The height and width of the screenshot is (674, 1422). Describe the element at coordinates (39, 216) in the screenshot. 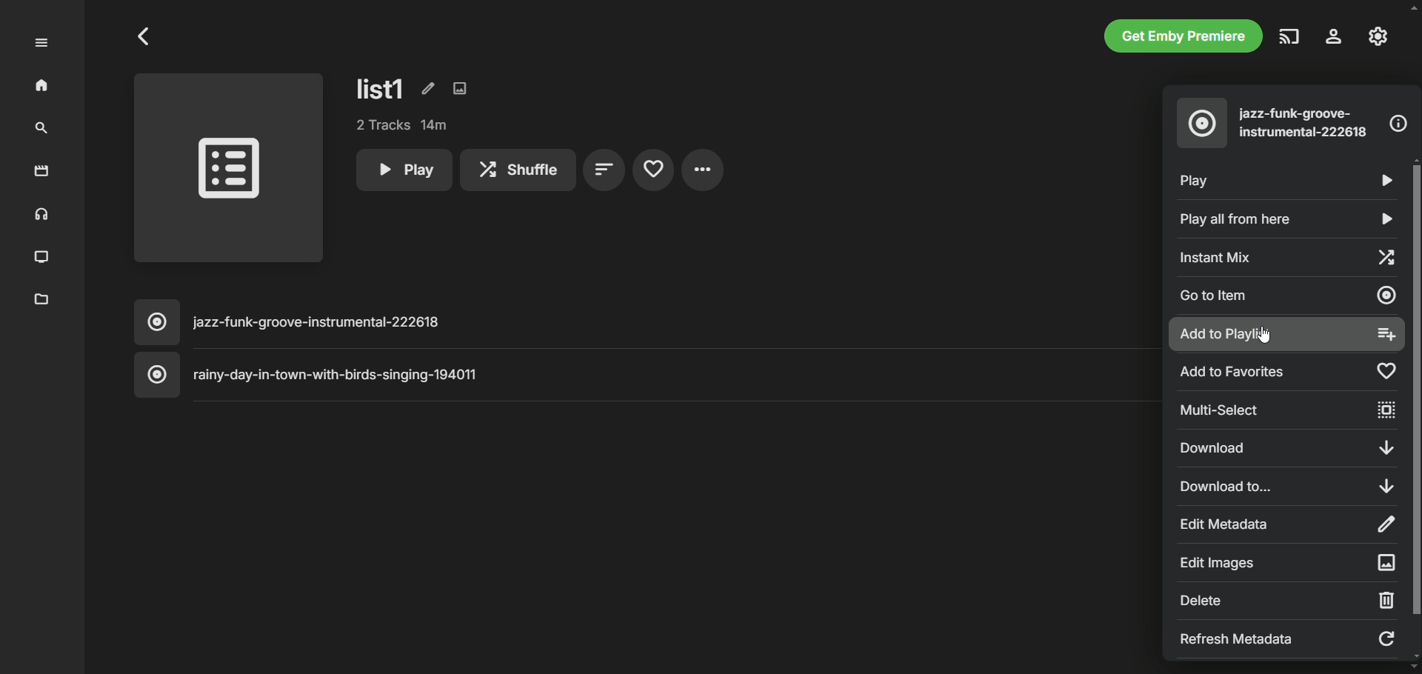

I see `music` at that location.